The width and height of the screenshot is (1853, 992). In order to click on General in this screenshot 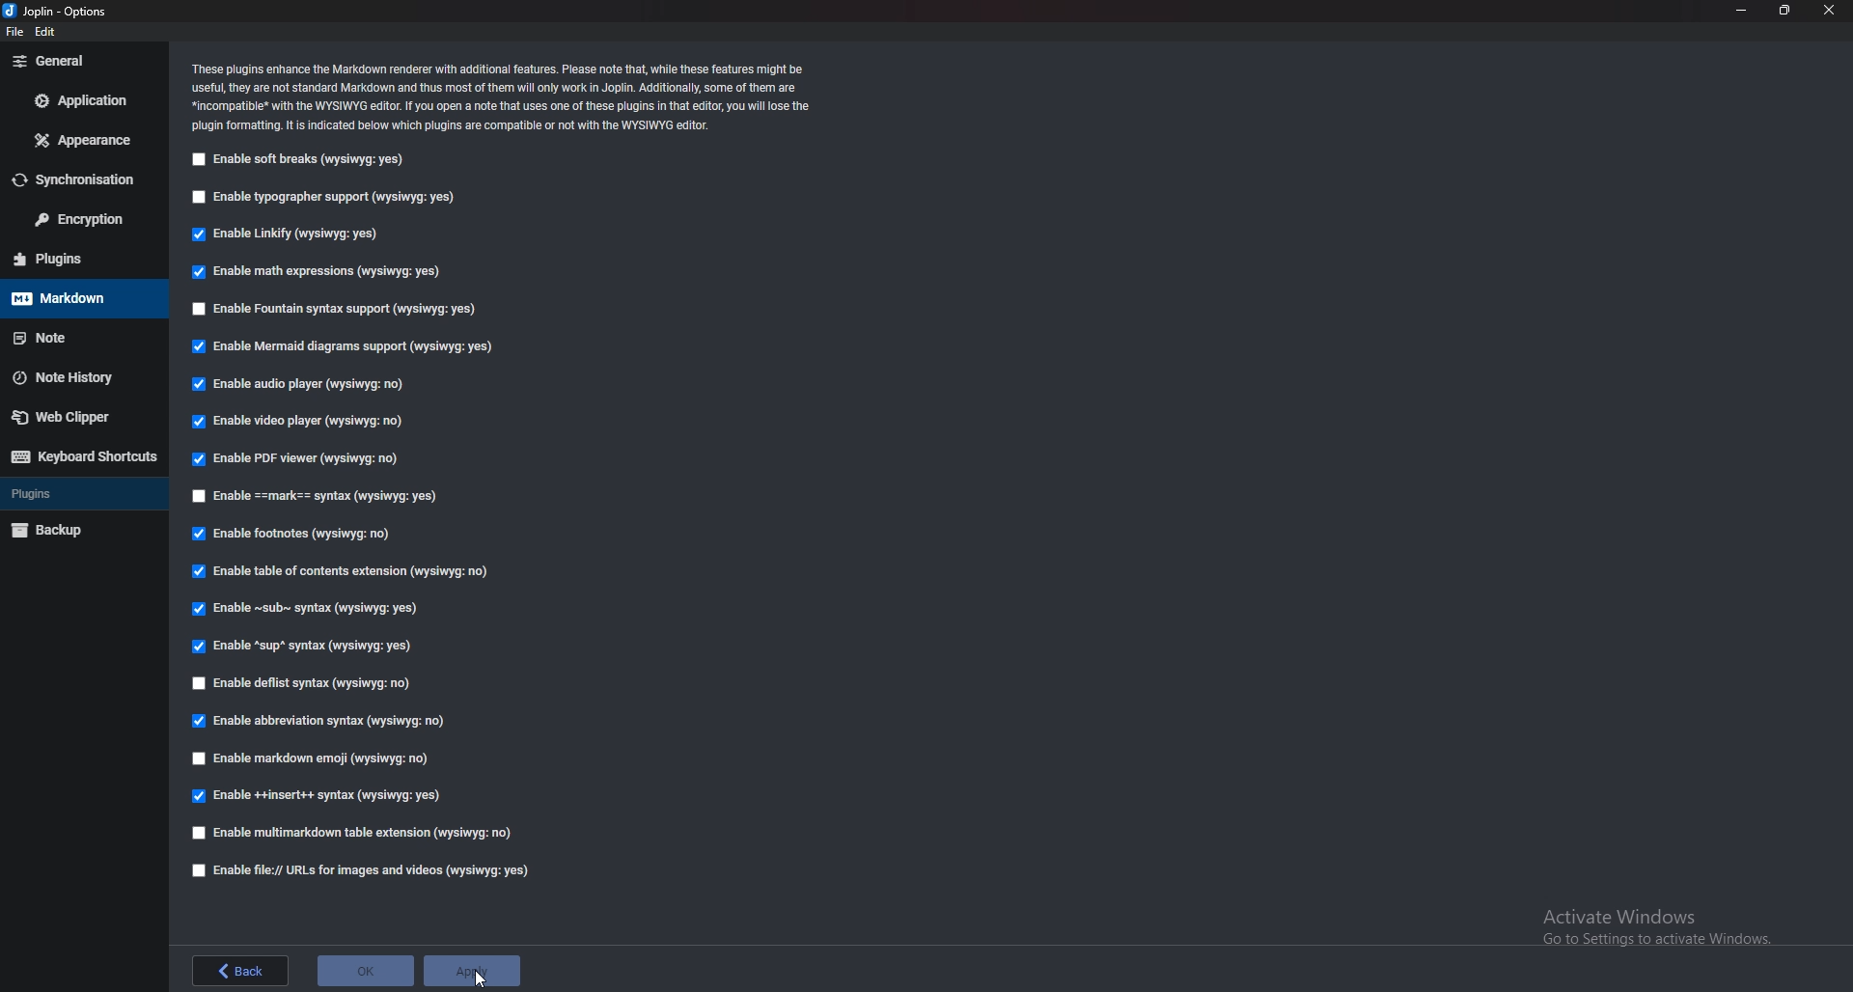, I will do `click(76, 60)`.